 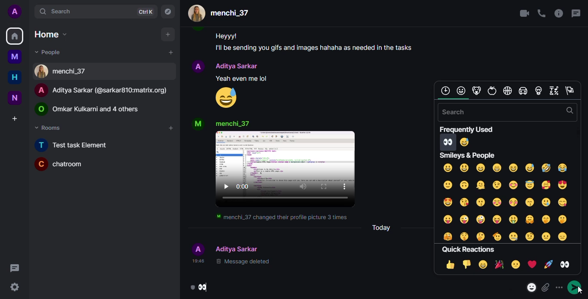 I want to click on smiley, so click(x=464, y=142).